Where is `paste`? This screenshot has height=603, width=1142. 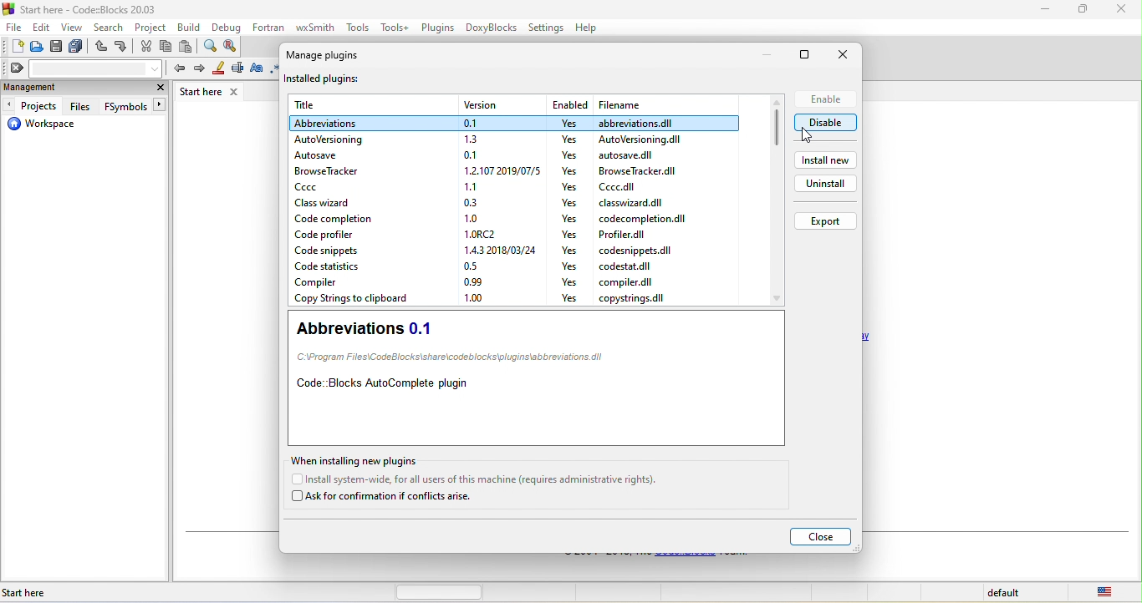 paste is located at coordinates (189, 47).